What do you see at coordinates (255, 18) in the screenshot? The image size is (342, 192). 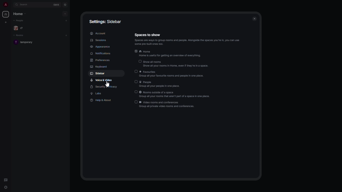 I see `close` at bounding box center [255, 18].